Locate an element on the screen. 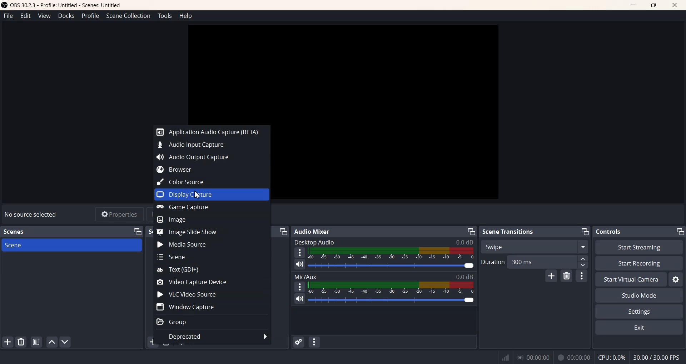  Scene is located at coordinates (72, 245).